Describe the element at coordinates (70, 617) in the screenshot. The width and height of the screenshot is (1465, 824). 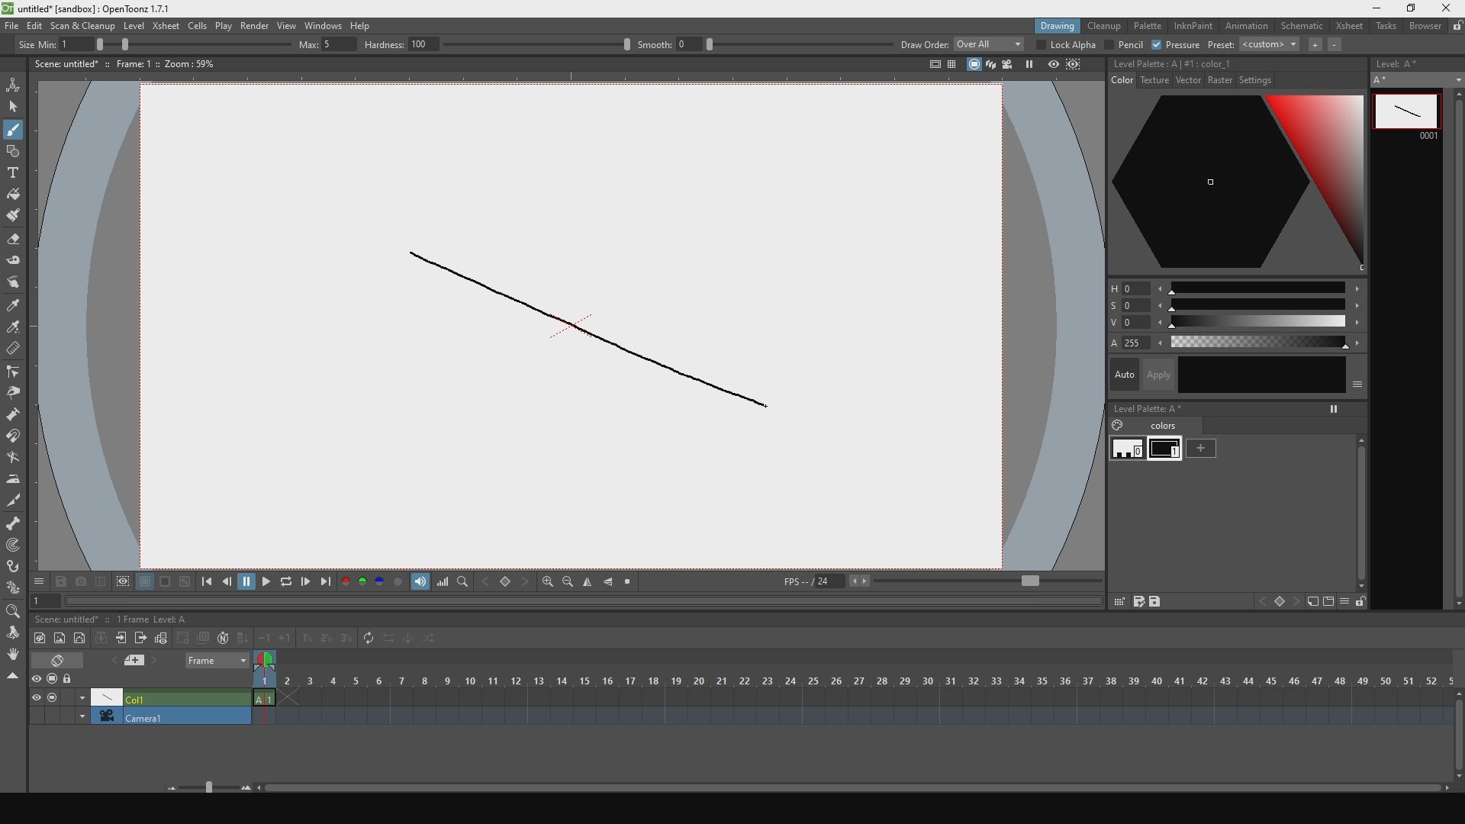
I see `scene untitled` at that location.